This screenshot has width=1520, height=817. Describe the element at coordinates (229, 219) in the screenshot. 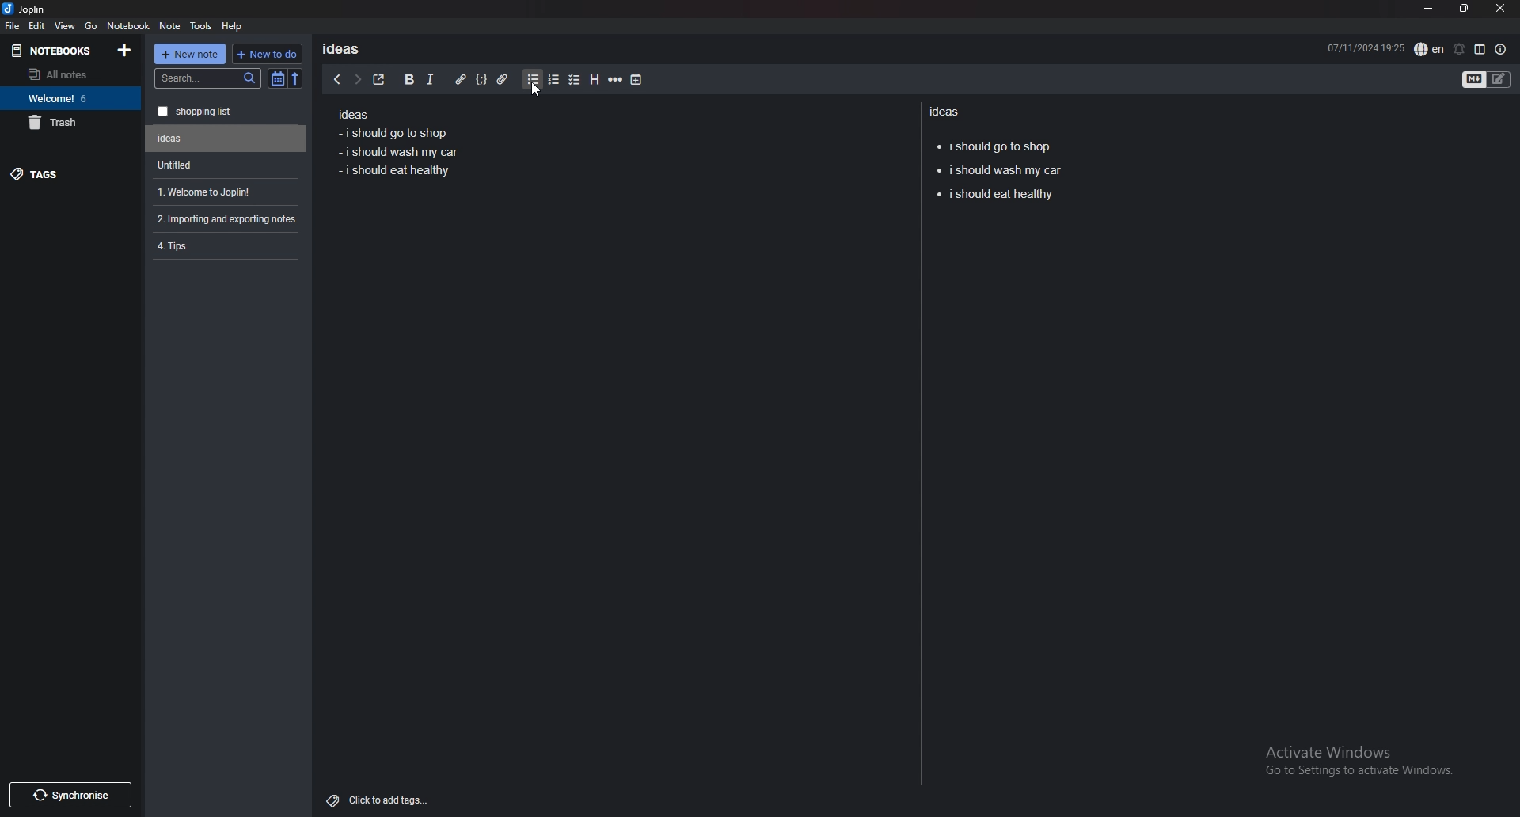

I see `Importing and exporting notes` at that location.